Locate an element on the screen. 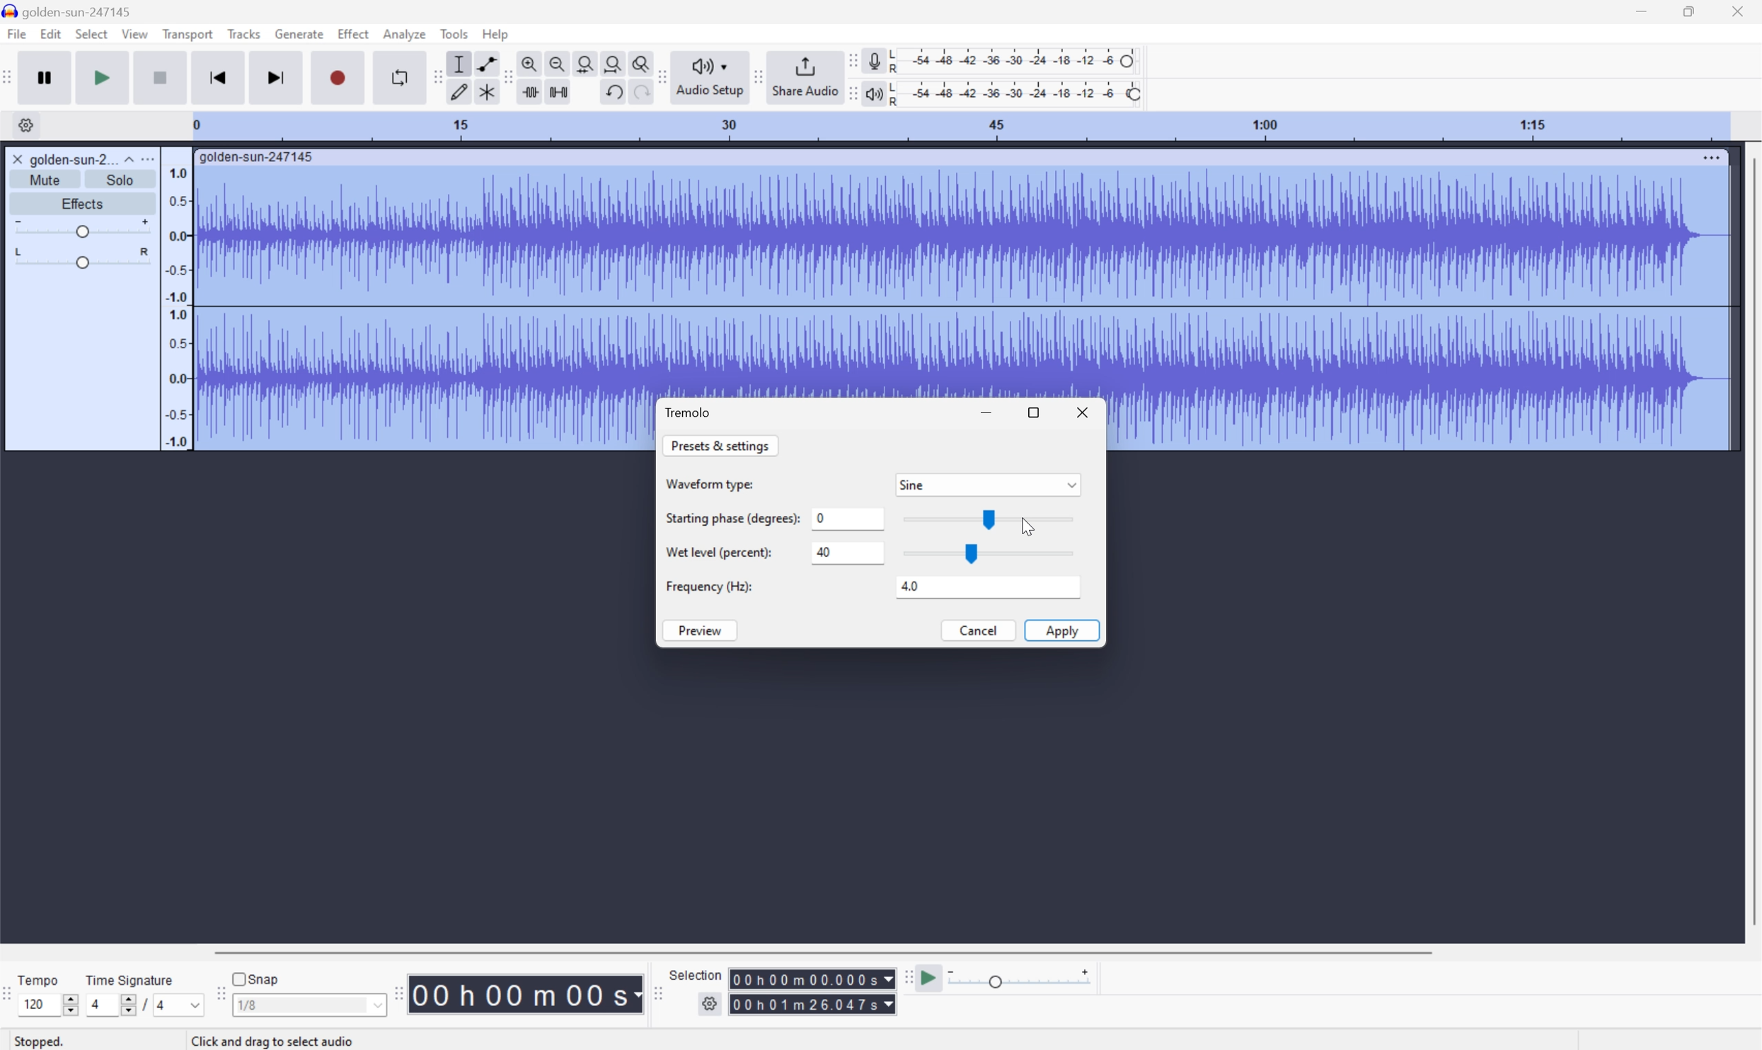  Audacity edit toolbar is located at coordinates (508, 79).